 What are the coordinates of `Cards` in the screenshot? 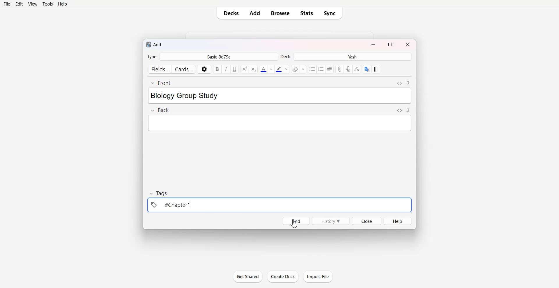 It's located at (184, 69).